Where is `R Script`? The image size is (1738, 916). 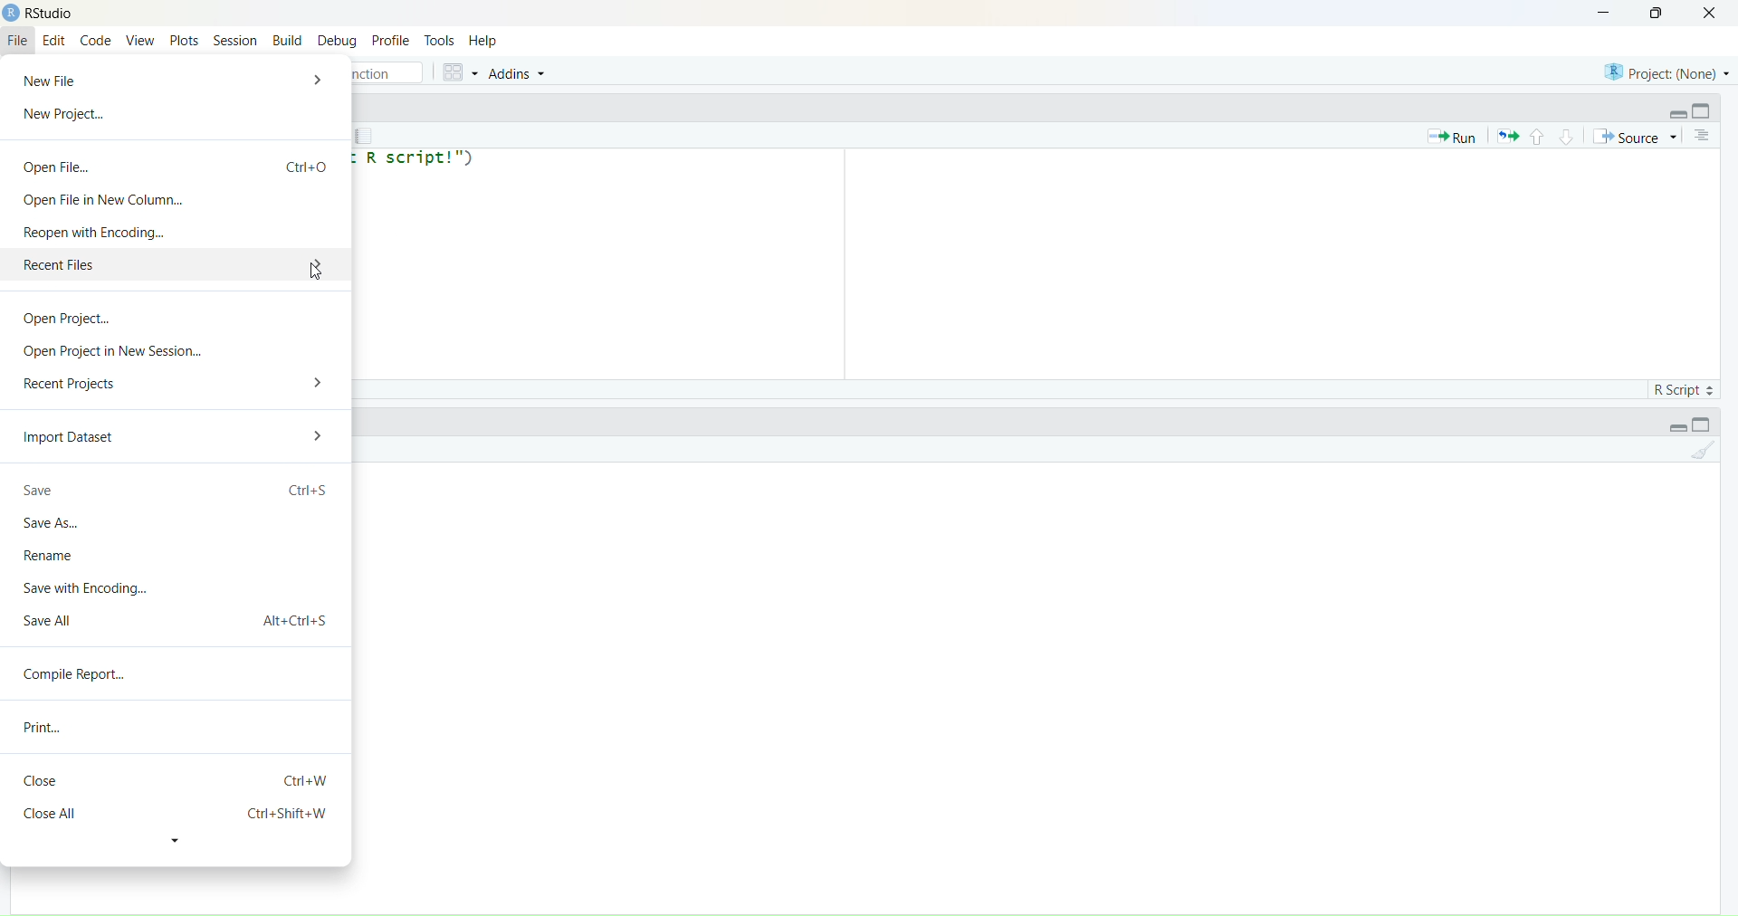
R Script is located at coordinates (1680, 387).